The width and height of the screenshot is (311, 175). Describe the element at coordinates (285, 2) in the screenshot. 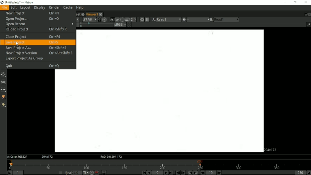

I see `Minimize` at that location.